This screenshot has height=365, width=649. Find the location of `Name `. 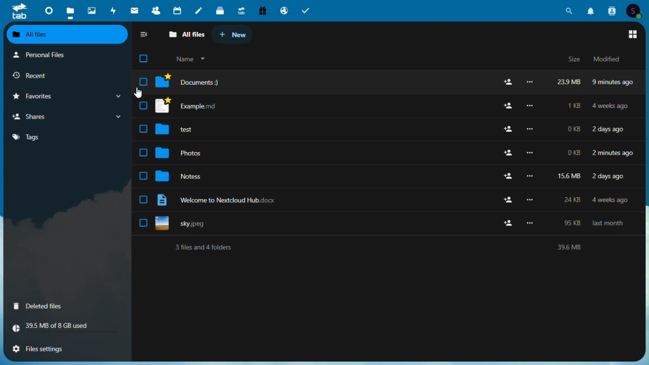

Name  is located at coordinates (192, 59).